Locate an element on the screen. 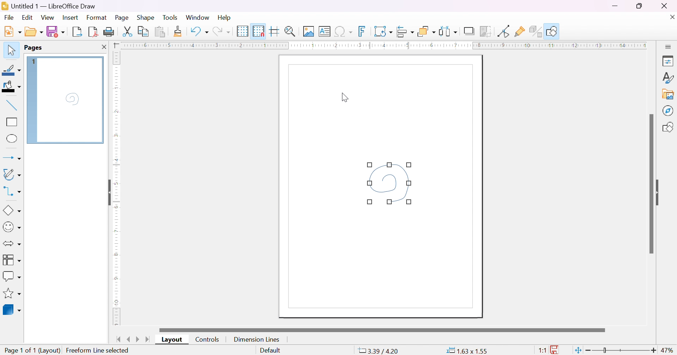 The width and height of the screenshot is (677, 355). redo is located at coordinates (220, 31).